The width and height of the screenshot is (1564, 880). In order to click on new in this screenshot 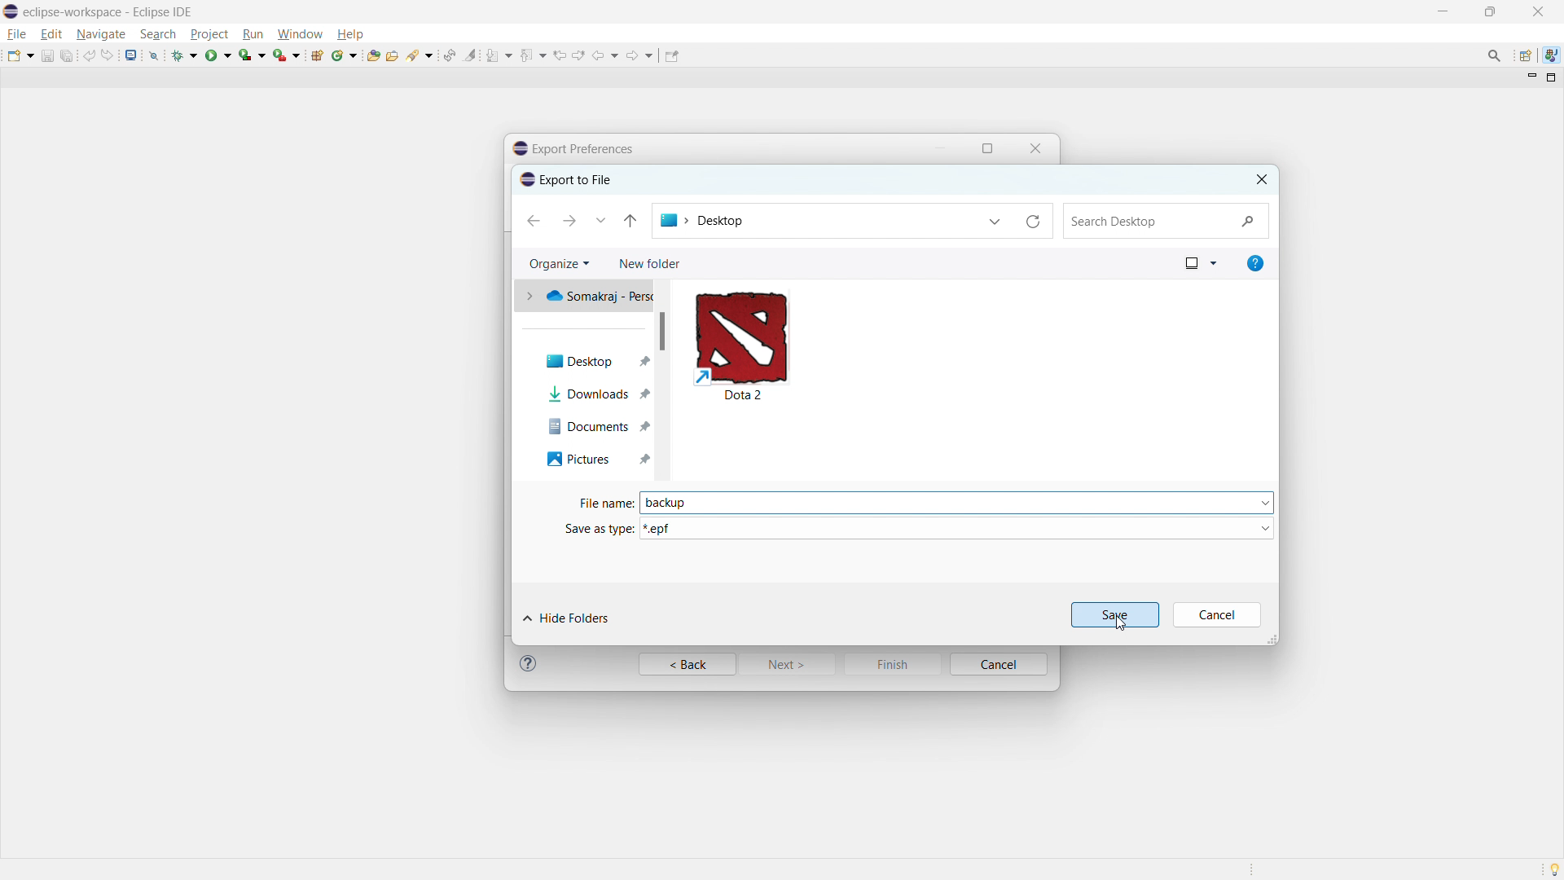, I will do `click(20, 55)`.